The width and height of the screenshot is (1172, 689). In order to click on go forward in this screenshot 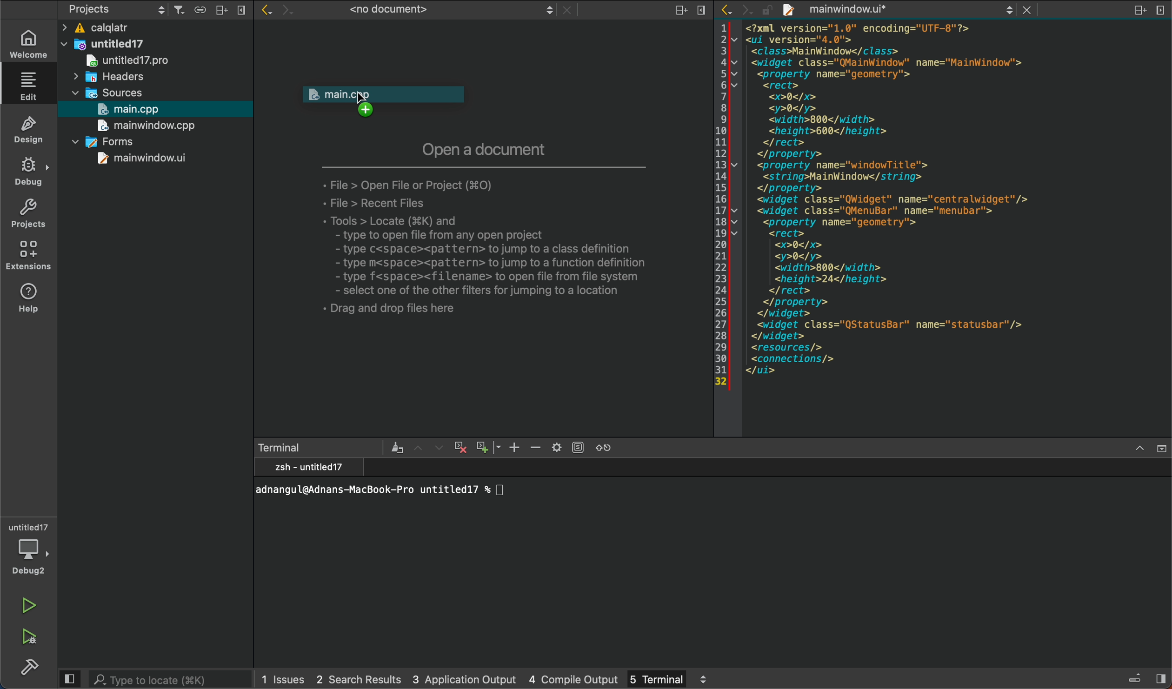, I will do `click(288, 11)`.